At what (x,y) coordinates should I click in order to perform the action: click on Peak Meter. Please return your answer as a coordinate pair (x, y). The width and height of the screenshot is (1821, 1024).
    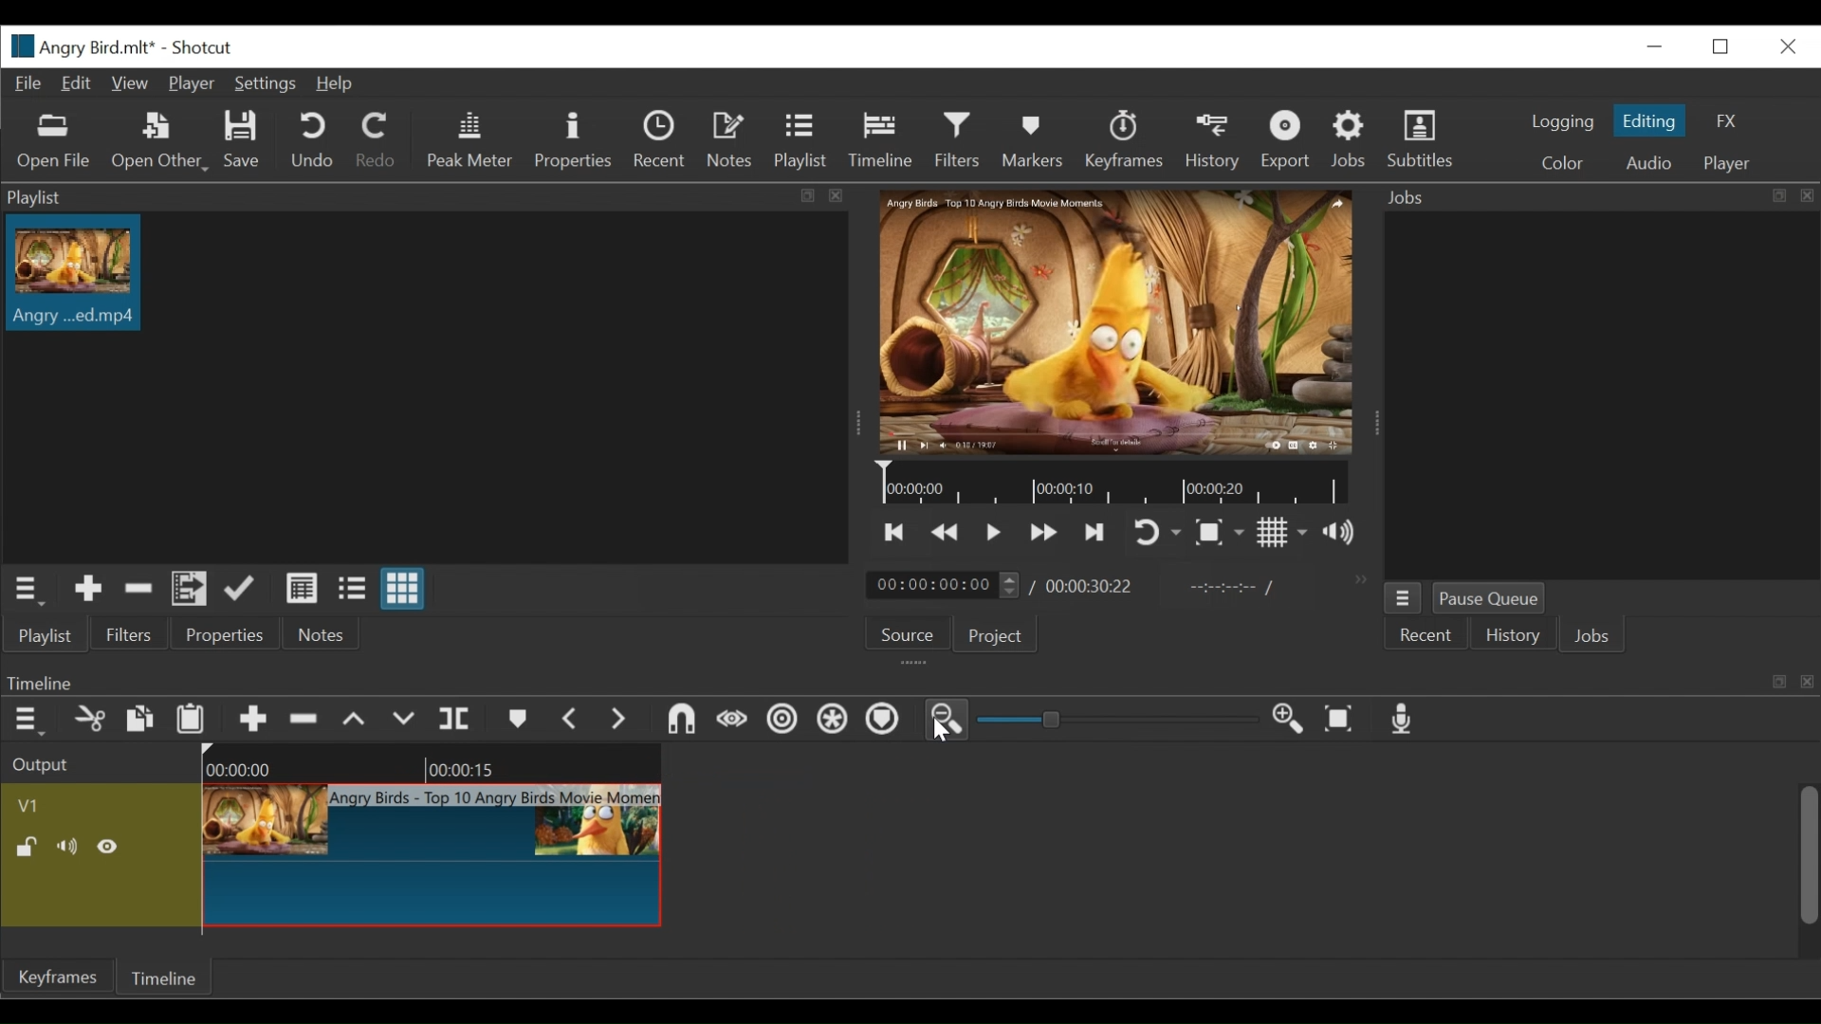
    Looking at the image, I should click on (470, 142).